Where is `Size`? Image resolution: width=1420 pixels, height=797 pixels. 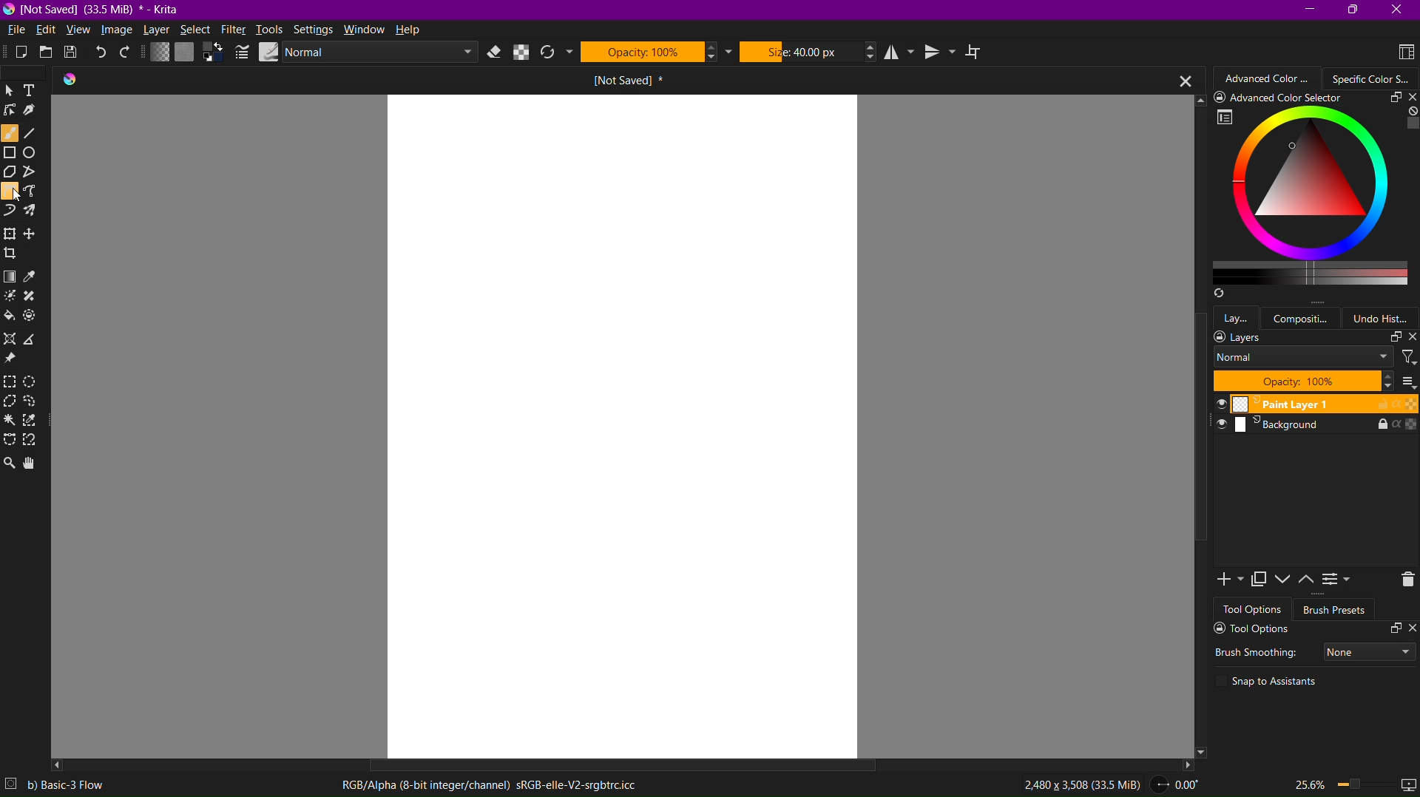 Size is located at coordinates (808, 51).